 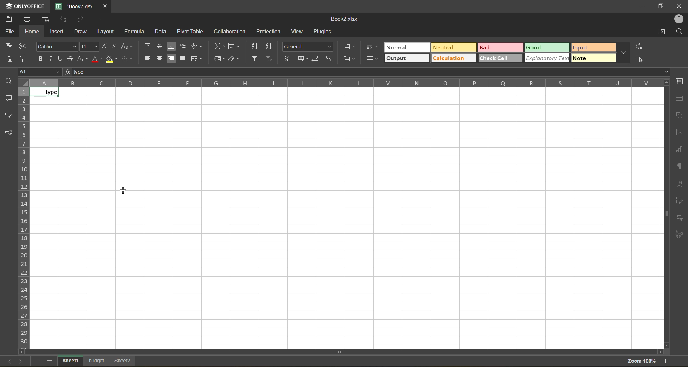 I want to click on decrease decimal, so click(x=318, y=57).